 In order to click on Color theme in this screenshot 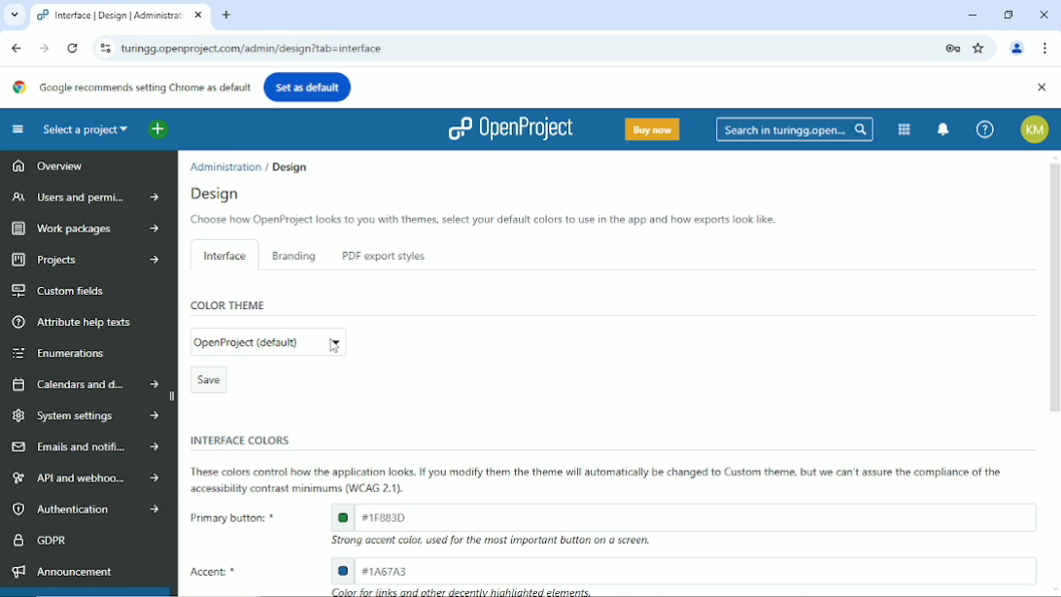, I will do `click(229, 305)`.